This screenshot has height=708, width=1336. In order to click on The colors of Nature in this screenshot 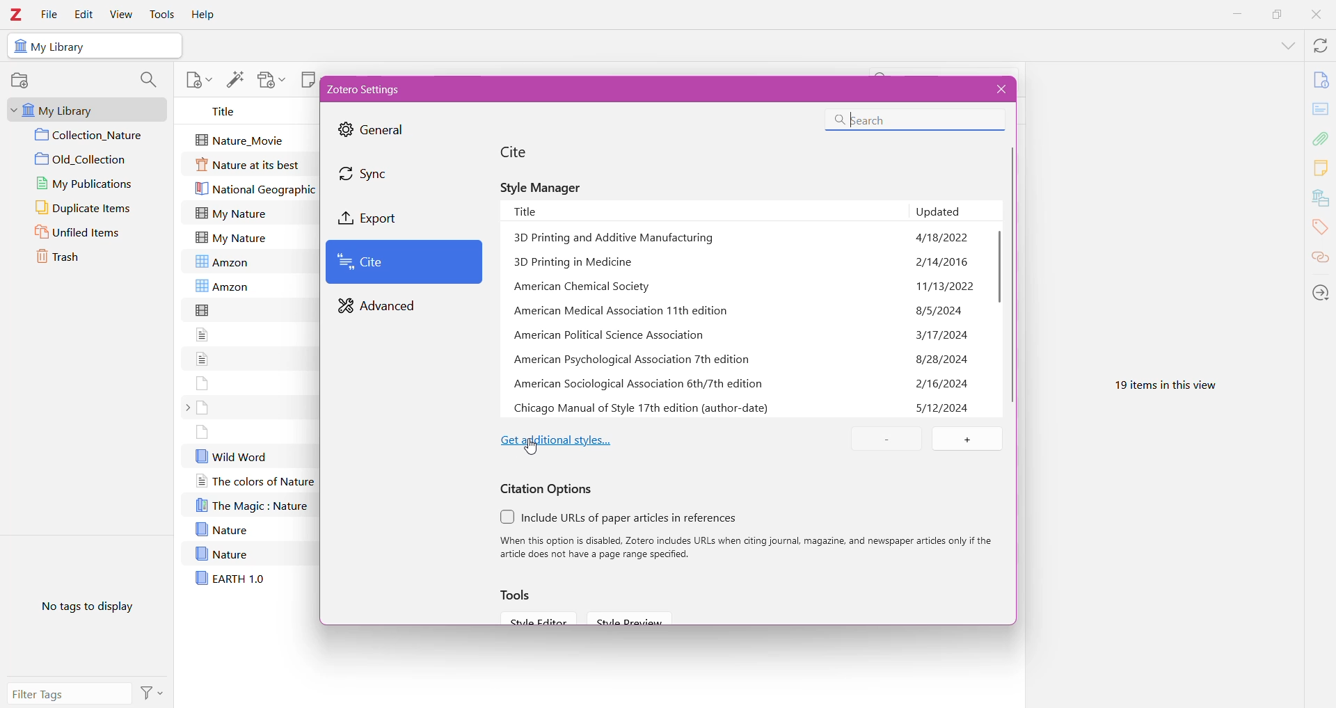, I will do `click(253, 481)`.